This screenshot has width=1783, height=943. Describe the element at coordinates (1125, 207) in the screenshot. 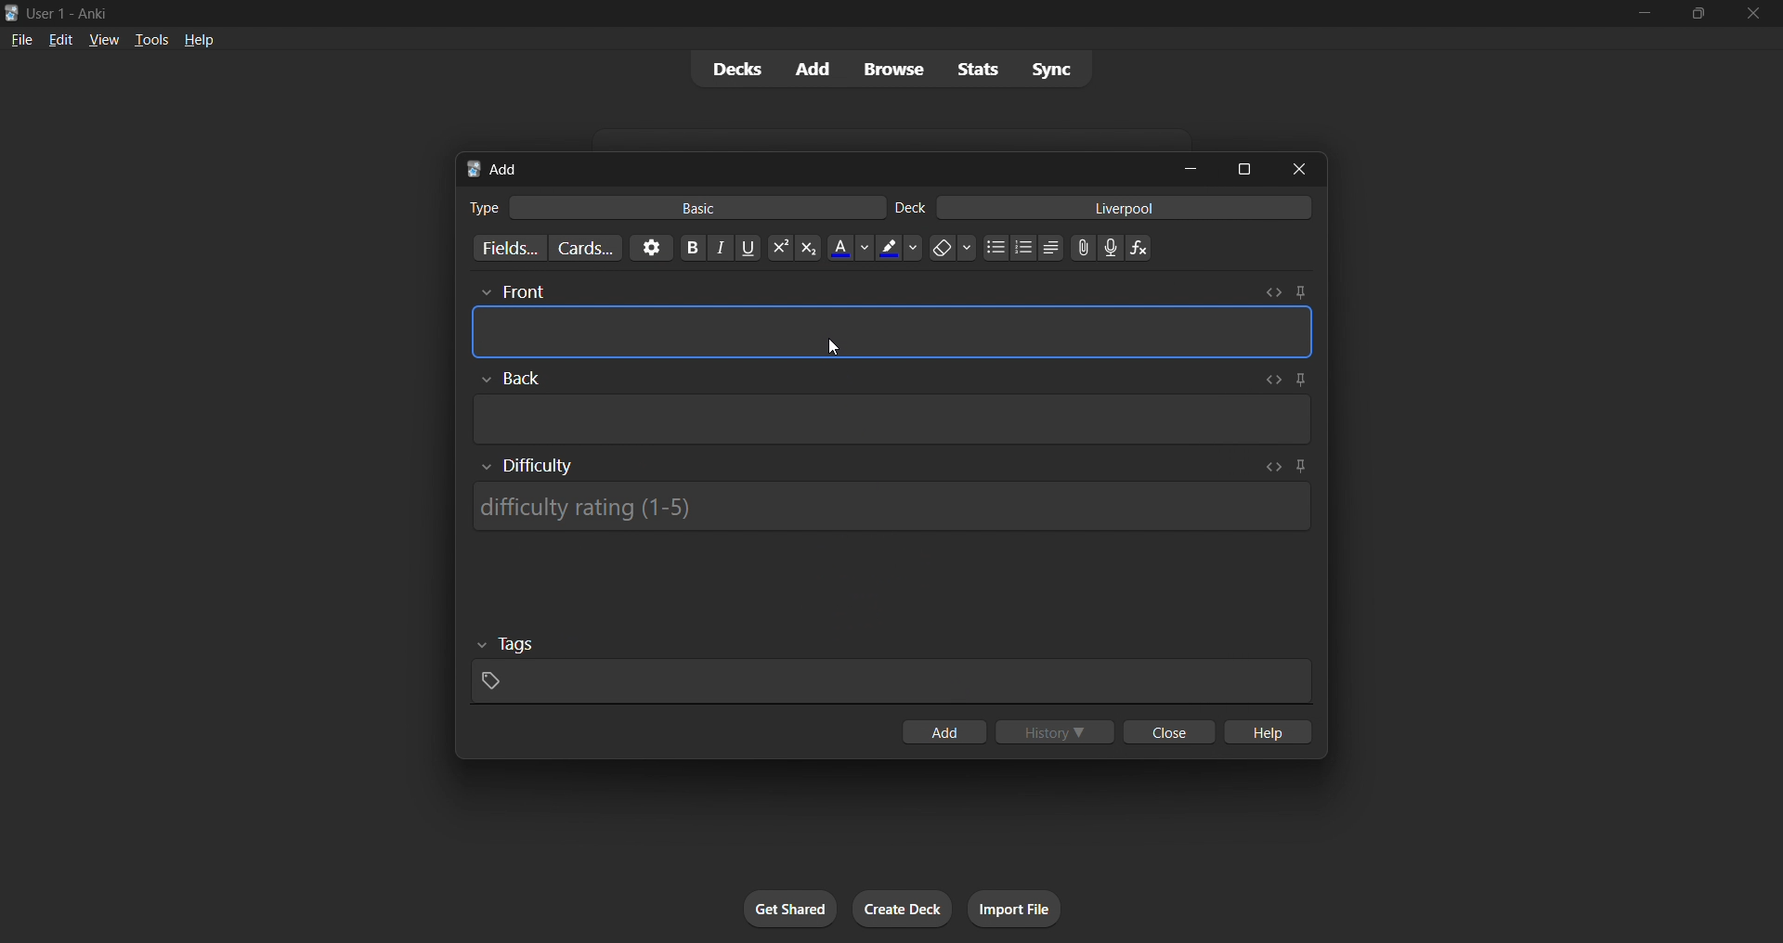

I see `card deck input` at that location.